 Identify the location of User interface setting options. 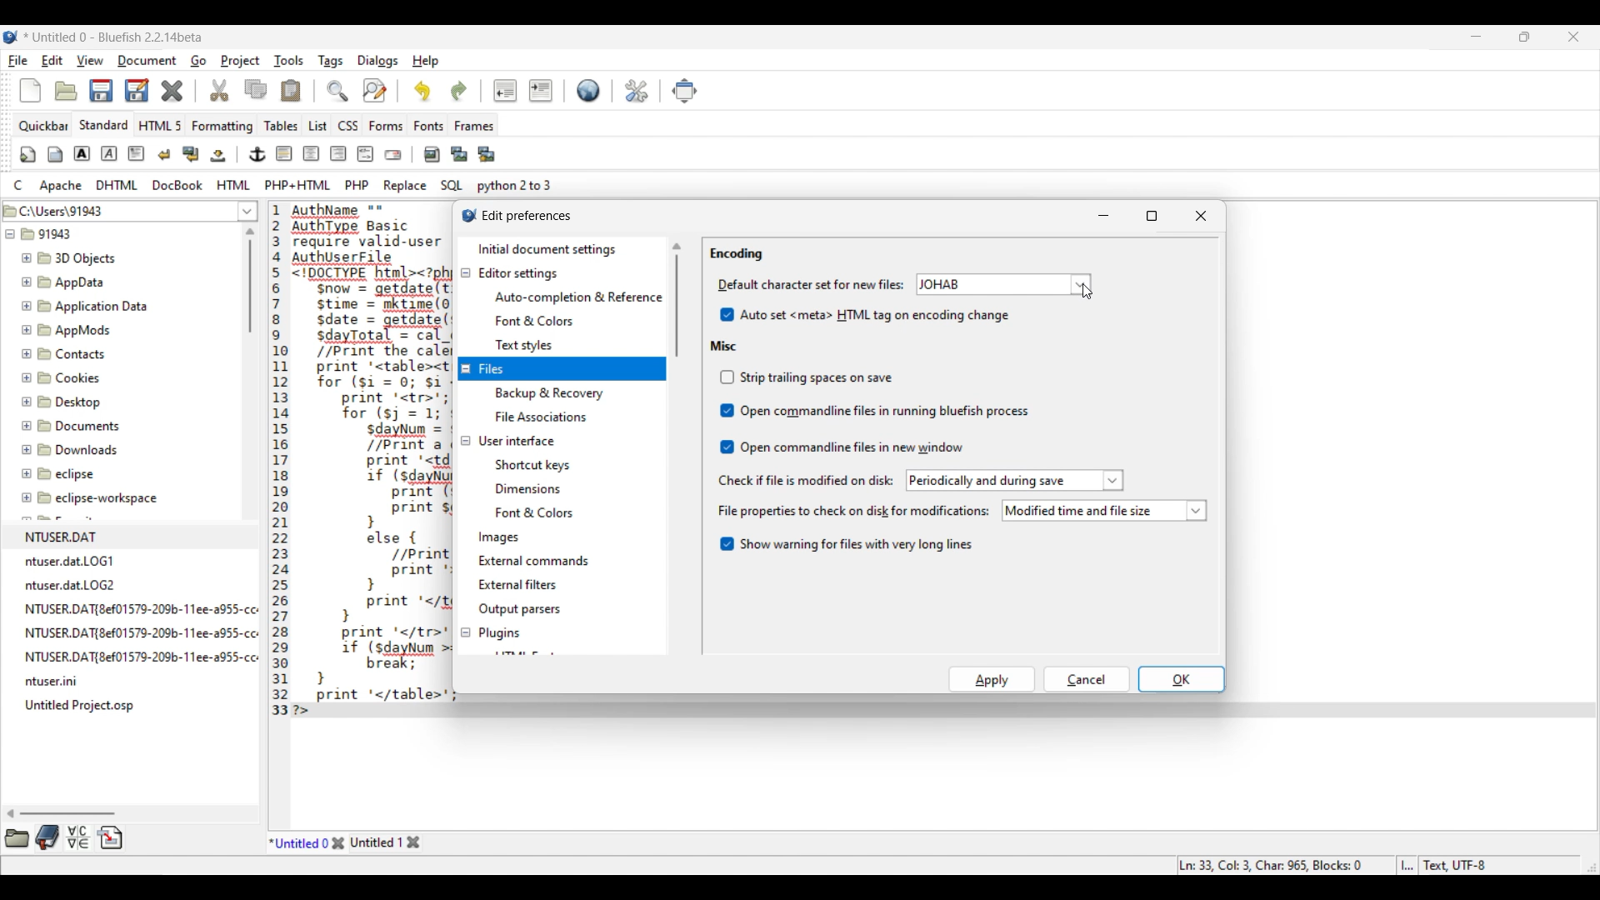
(548, 489).